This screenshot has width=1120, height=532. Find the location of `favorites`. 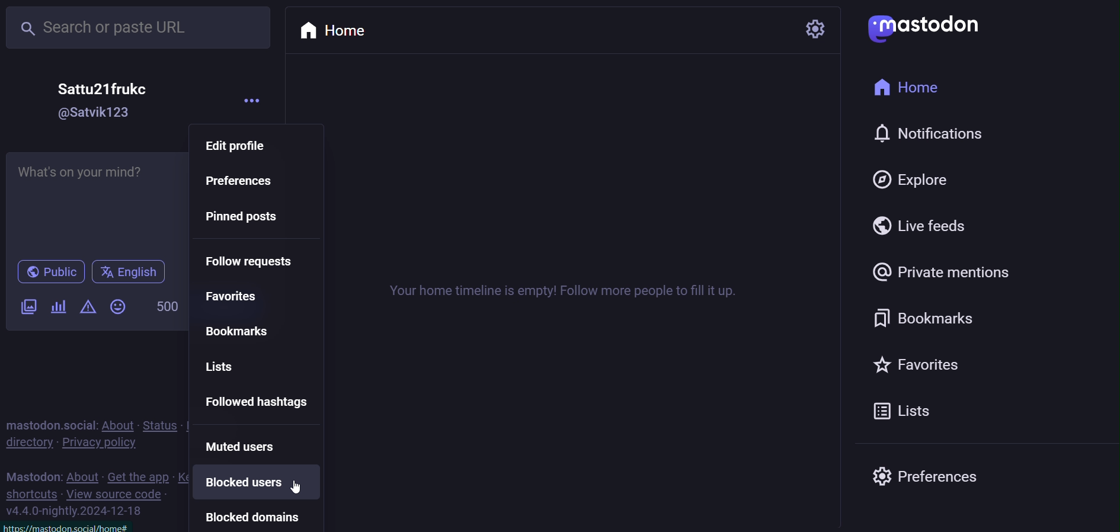

favorites is located at coordinates (937, 368).